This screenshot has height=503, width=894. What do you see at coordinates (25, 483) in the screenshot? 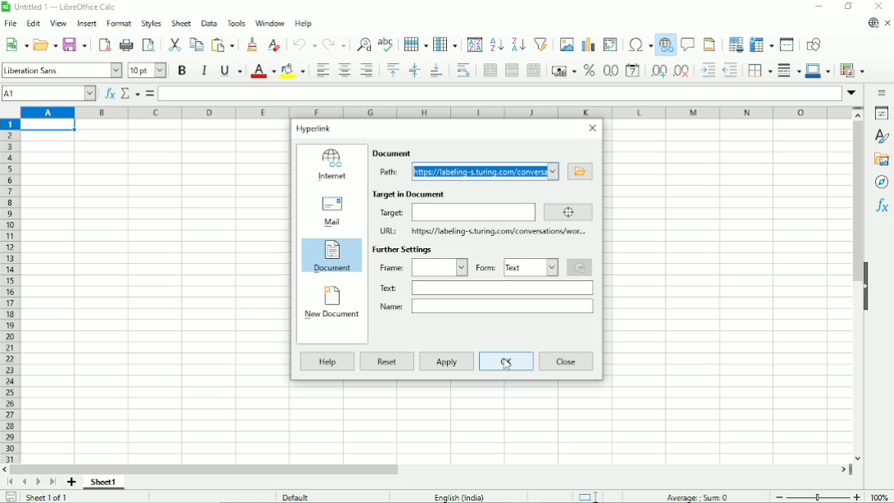
I see `Scroll to previous sheet` at bounding box center [25, 483].